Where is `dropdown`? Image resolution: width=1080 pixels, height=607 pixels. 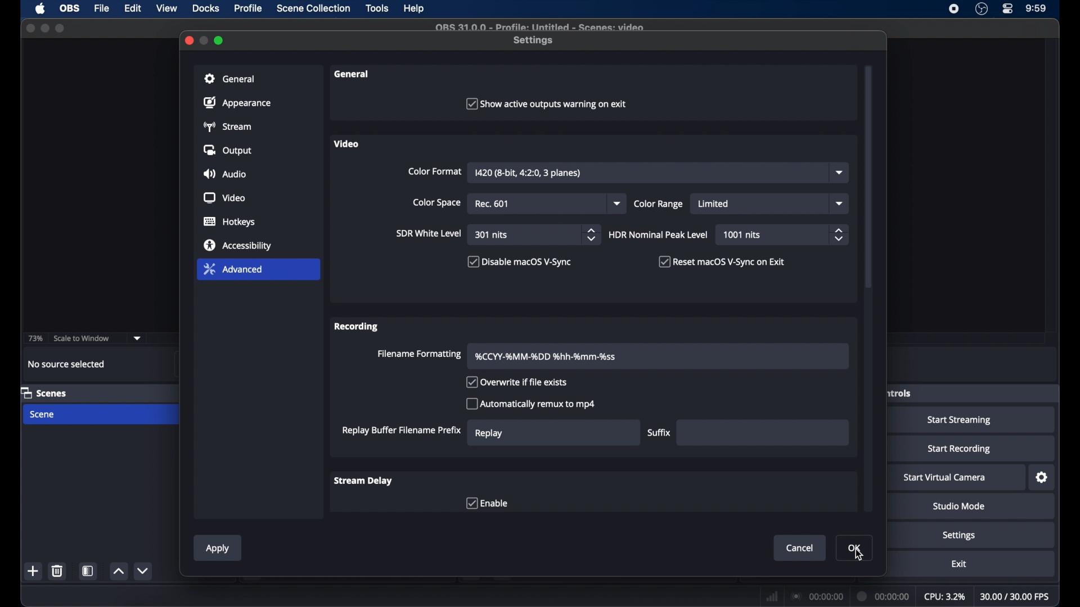
dropdown is located at coordinates (838, 203).